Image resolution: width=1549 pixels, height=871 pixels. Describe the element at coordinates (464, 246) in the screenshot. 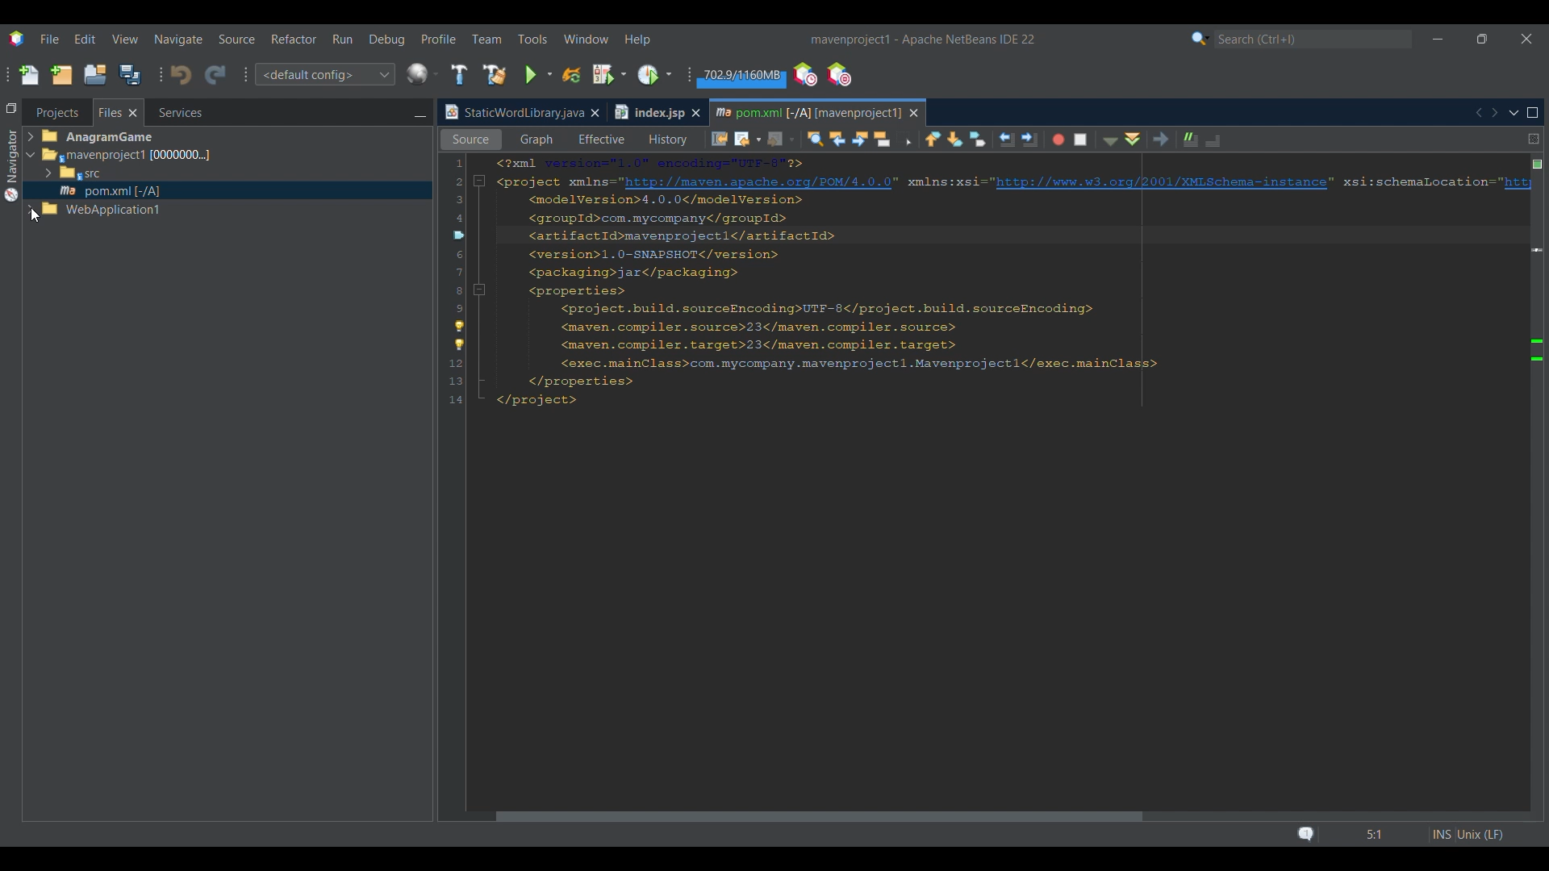

I see `Cursor right clicking ` at that location.